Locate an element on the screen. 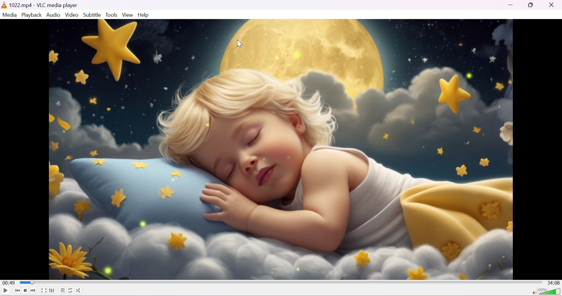 The height and width of the screenshot is (296, 562). 34:08 is located at coordinates (555, 283).